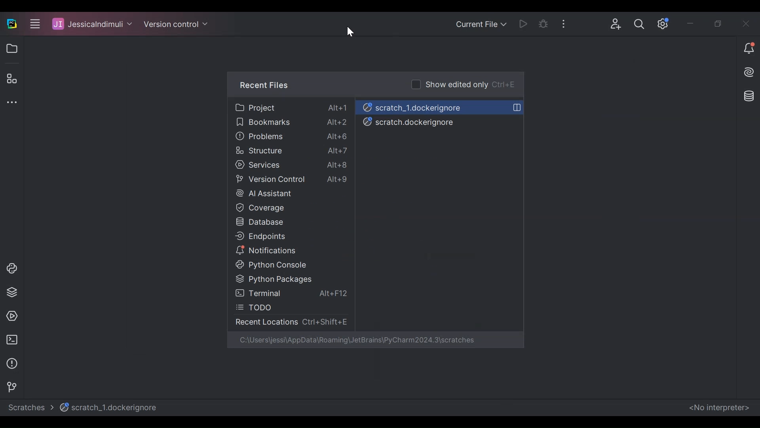 The height and width of the screenshot is (428, 760). What do you see at coordinates (9, 267) in the screenshot?
I see `Python Console` at bounding box center [9, 267].